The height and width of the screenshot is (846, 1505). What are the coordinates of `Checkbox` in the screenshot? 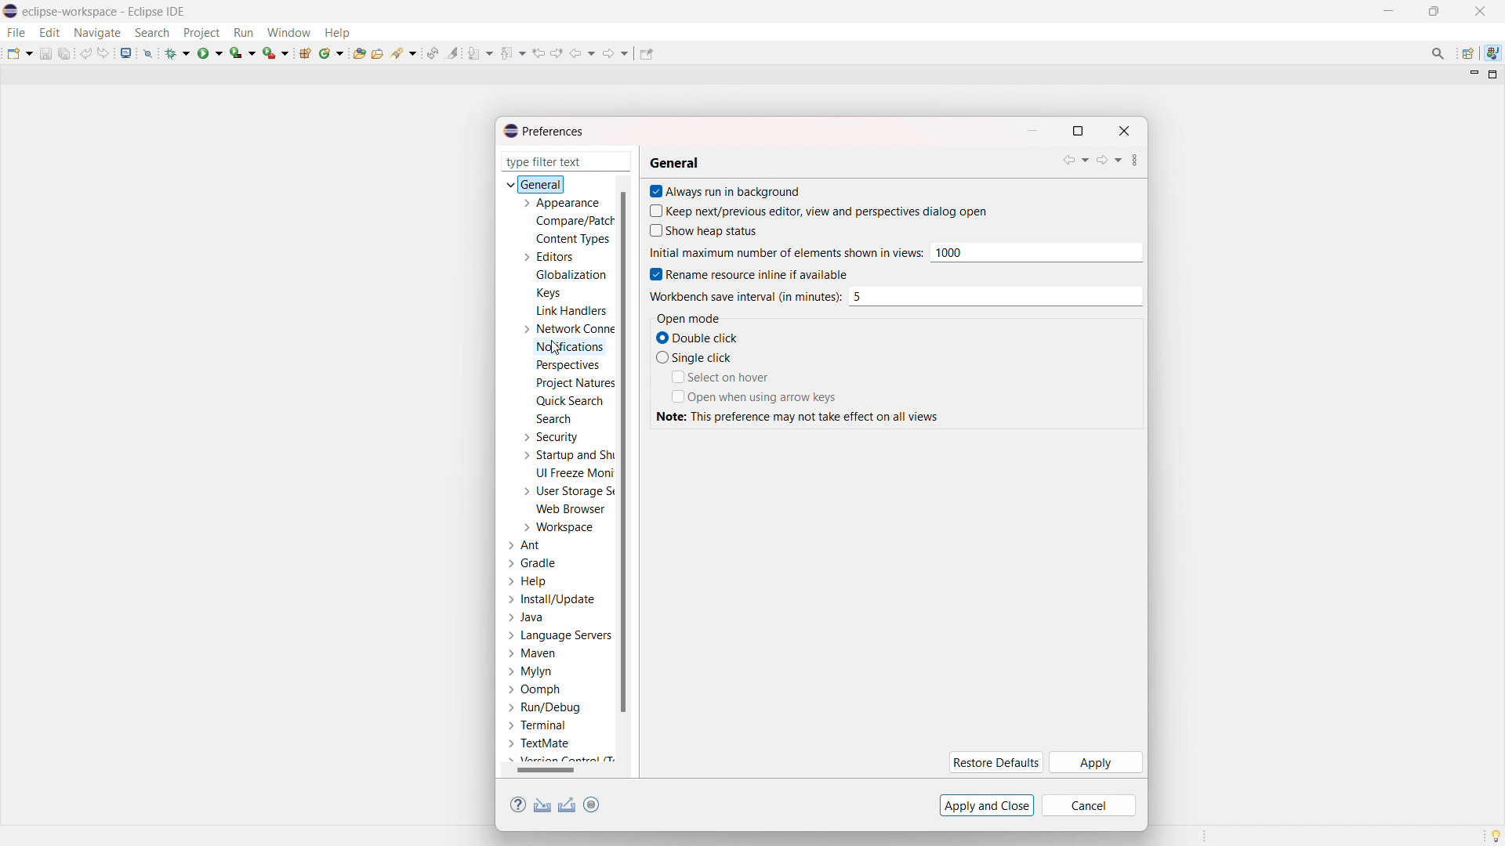 It's located at (660, 357).